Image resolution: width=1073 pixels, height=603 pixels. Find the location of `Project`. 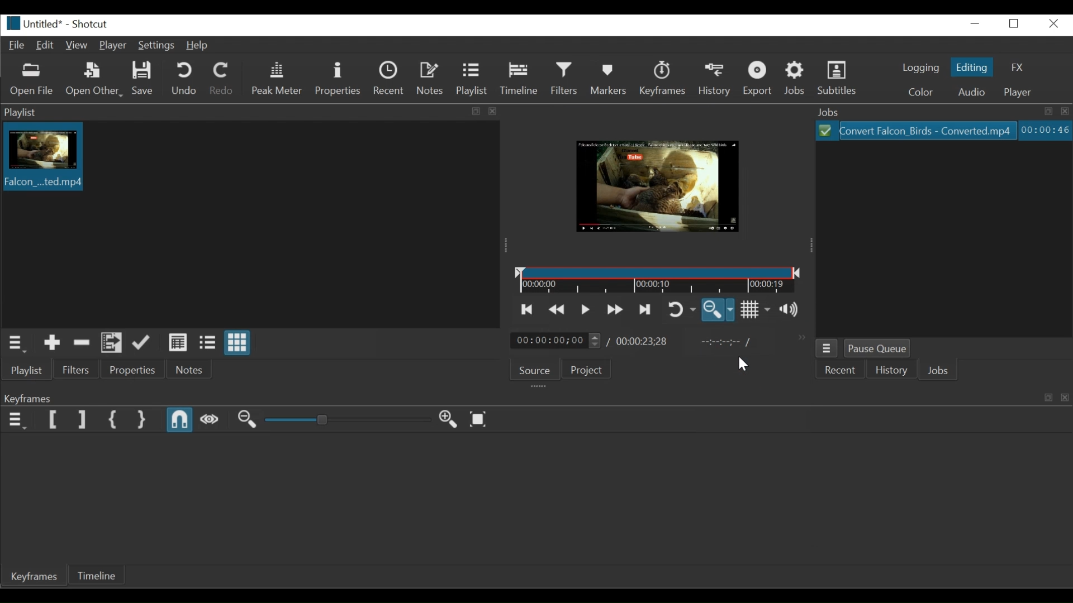

Project is located at coordinates (586, 368).